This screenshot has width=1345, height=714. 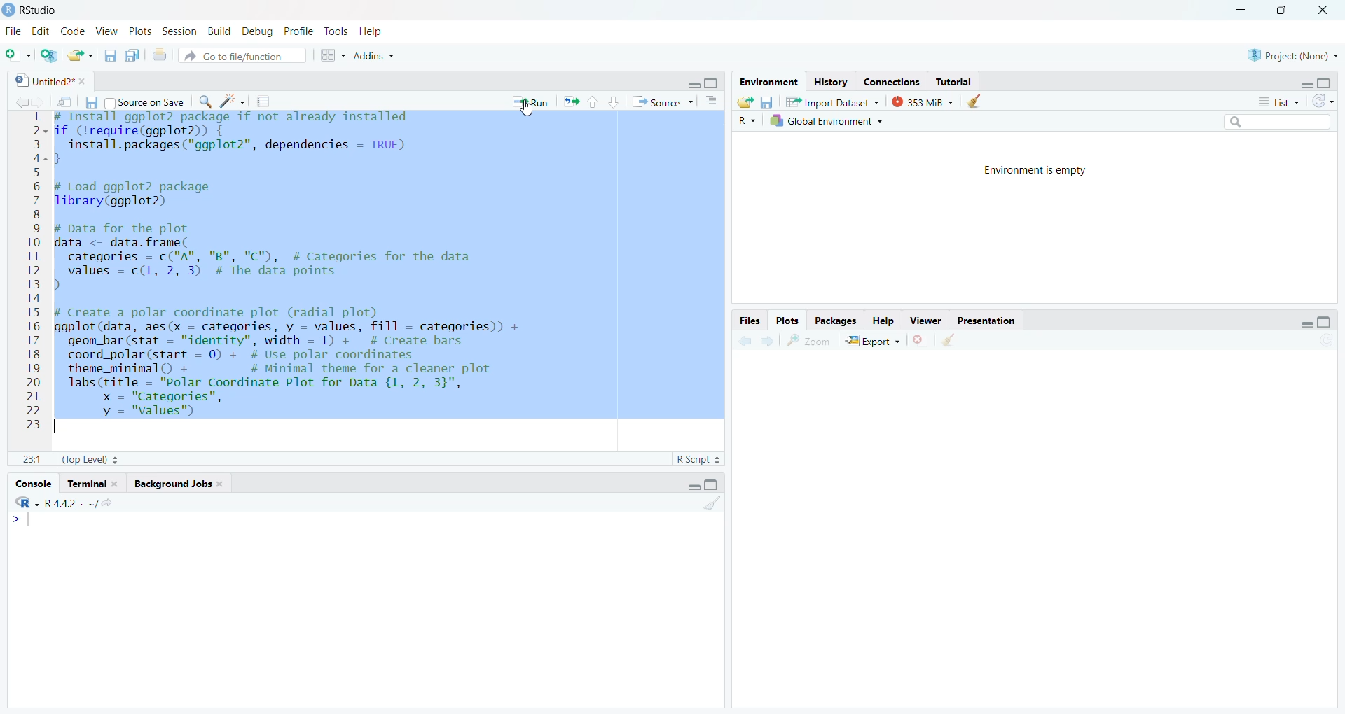 What do you see at coordinates (146, 103) in the screenshot?
I see `Source on Save` at bounding box center [146, 103].